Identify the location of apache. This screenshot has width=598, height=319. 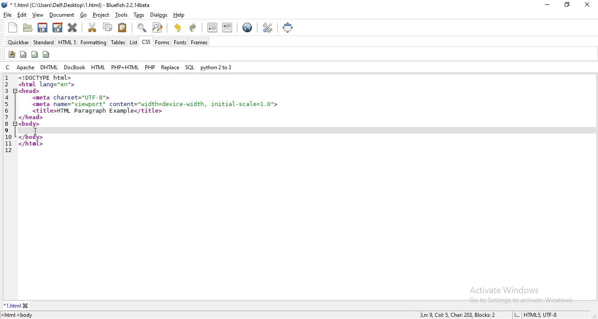
(25, 67).